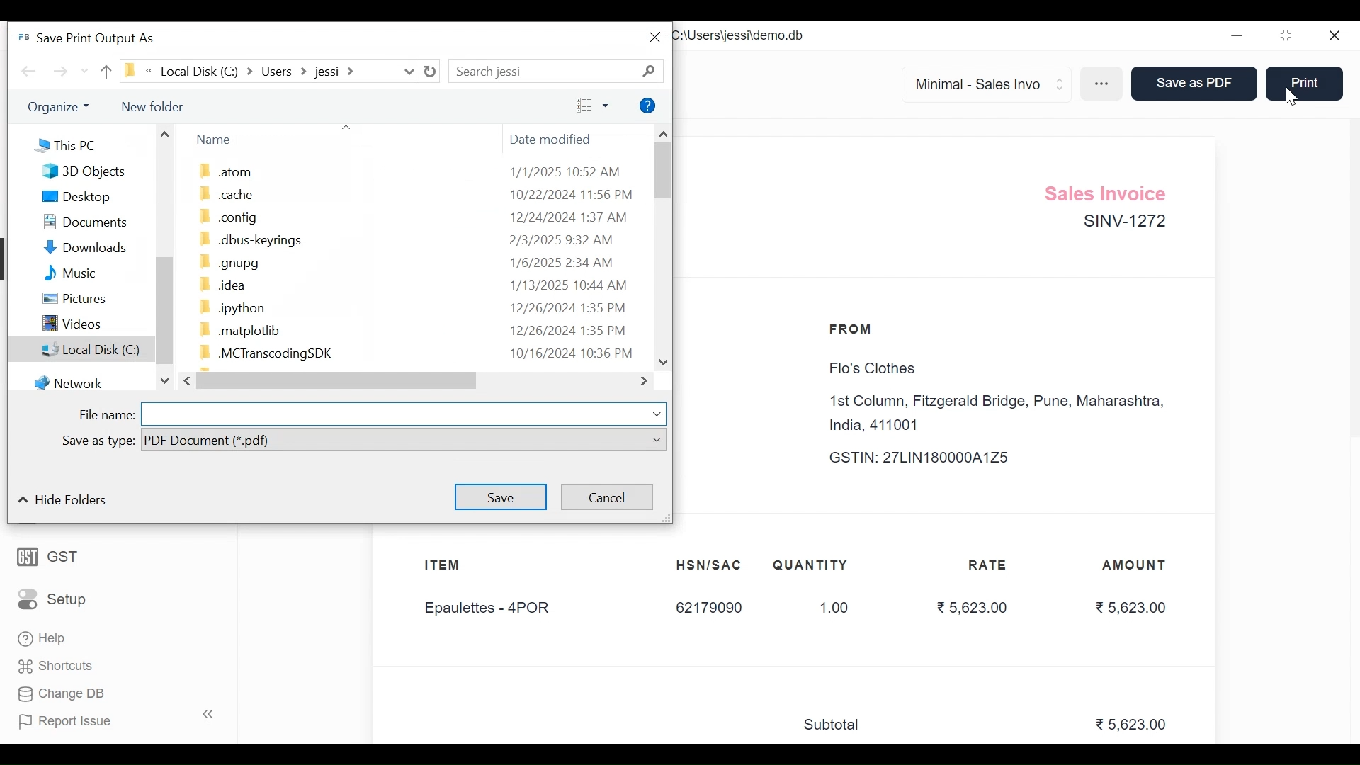  Describe the element at coordinates (657, 439) in the screenshot. I see `Expand` at that location.